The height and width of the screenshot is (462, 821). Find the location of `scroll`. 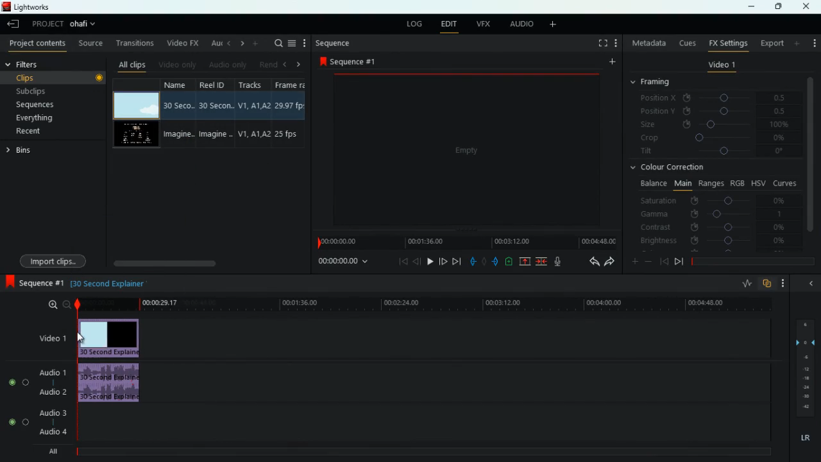

scroll is located at coordinates (205, 262).